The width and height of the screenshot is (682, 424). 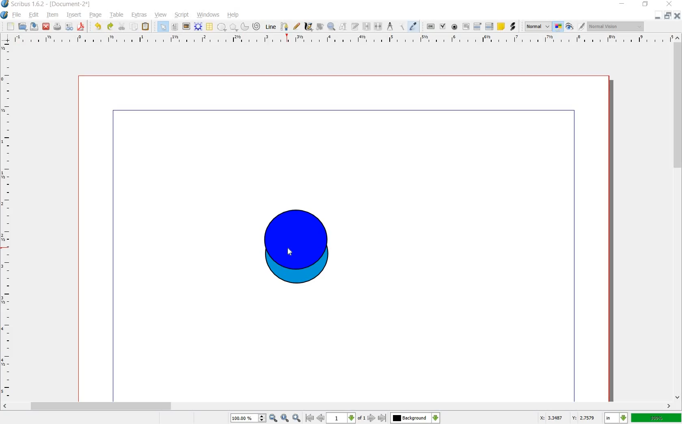 I want to click on help, so click(x=233, y=15).